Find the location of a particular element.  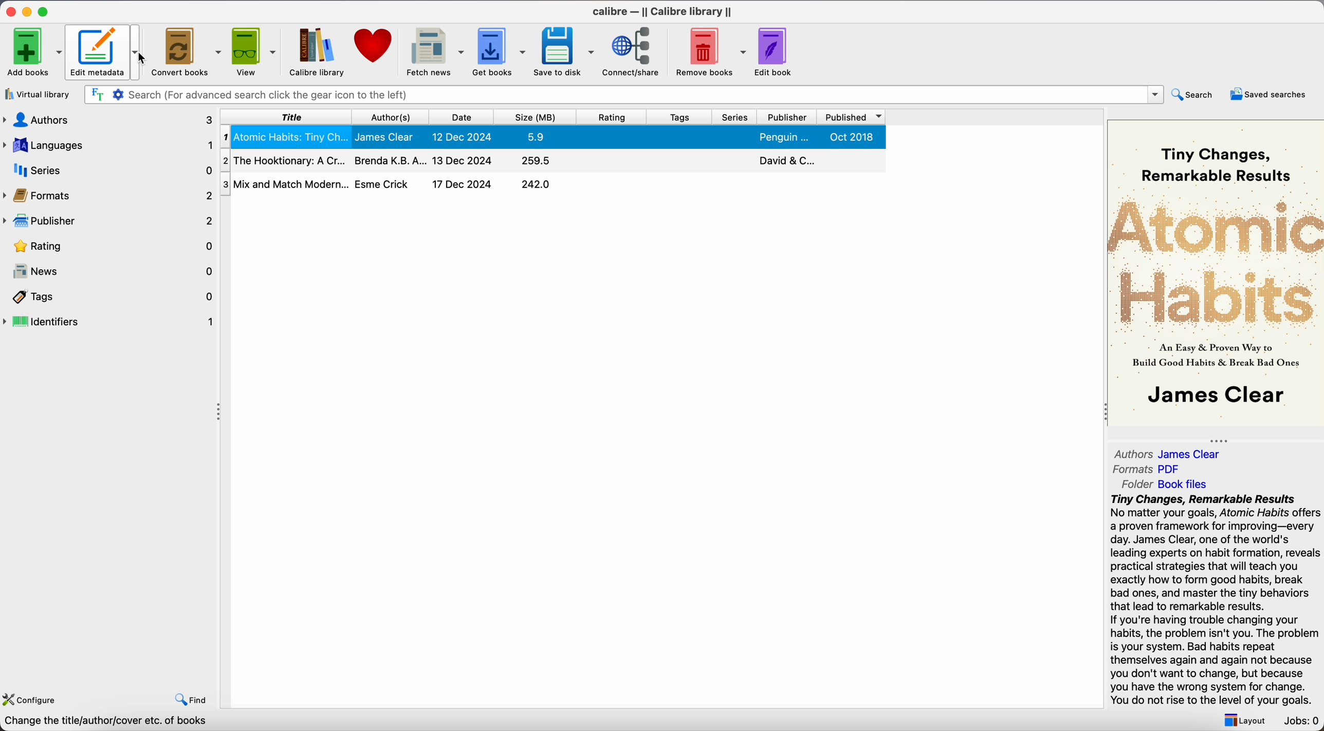

David & C... is located at coordinates (785, 160).